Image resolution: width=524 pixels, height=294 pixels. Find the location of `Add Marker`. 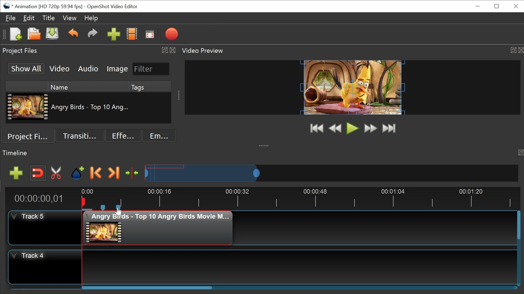

Add Marker is located at coordinates (77, 173).